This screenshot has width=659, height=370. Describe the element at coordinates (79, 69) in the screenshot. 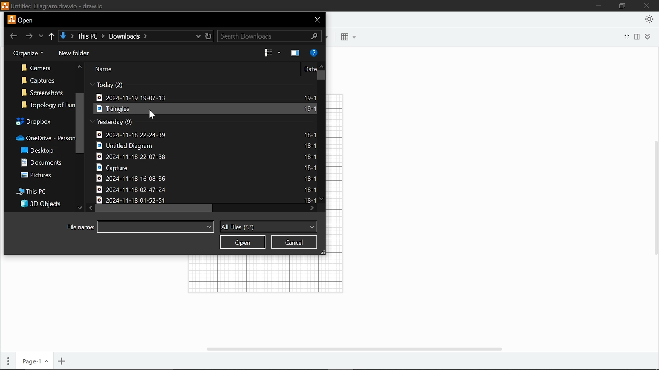

I see `Move Up ` at that location.